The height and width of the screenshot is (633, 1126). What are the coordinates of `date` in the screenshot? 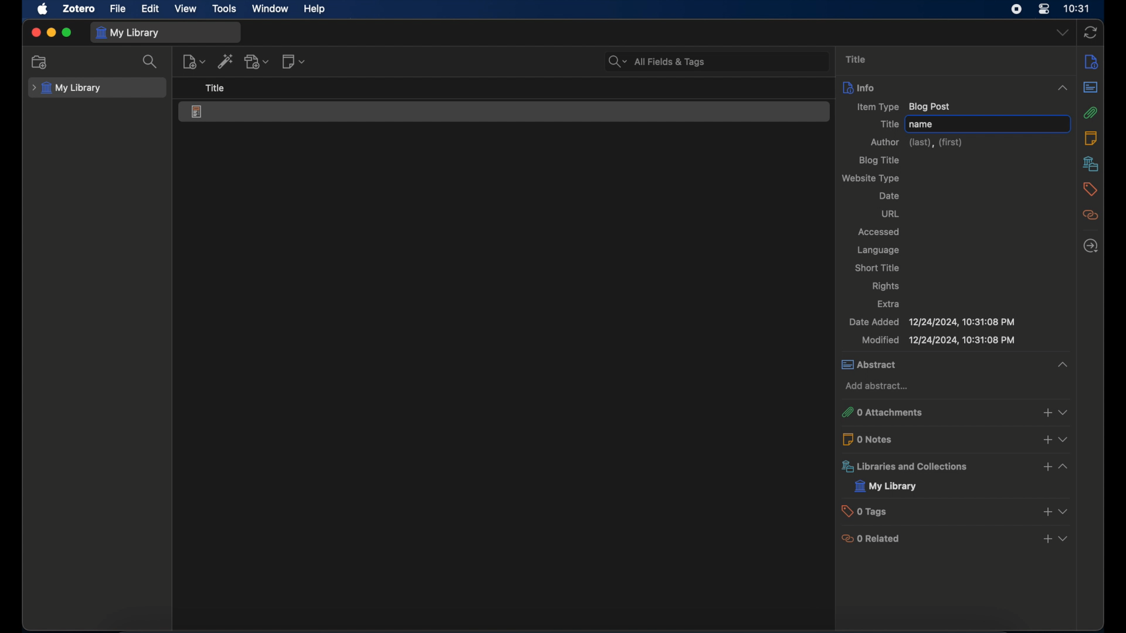 It's located at (890, 195).